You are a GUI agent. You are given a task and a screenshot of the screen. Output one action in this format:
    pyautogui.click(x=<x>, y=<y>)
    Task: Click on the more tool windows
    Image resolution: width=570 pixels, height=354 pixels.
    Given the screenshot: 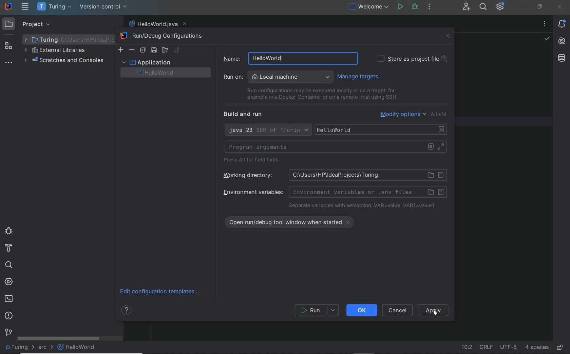 What is the action you would take?
    pyautogui.click(x=8, y=63)
    